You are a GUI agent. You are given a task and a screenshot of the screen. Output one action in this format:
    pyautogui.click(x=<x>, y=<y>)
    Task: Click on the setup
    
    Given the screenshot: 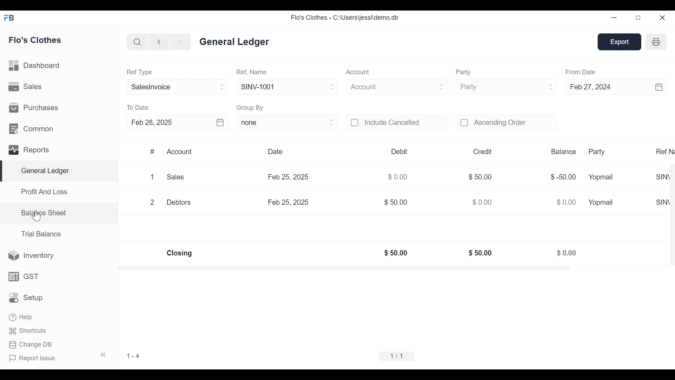 What is the action you would take?
    pyautogui.click(x=27, y=298)
    